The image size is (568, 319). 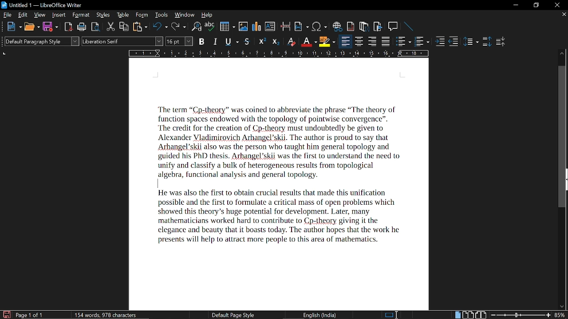 I want to click on Edit, so click(x=22, y=16).